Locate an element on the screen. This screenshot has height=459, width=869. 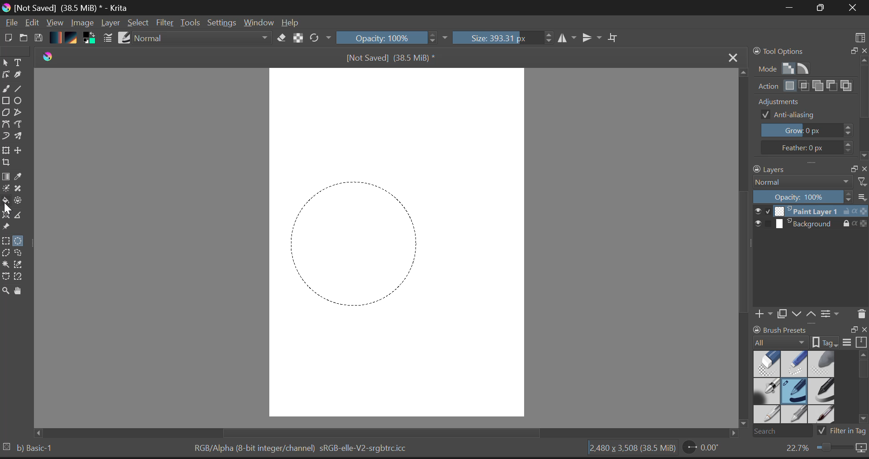
Reference Images is located at coordinates (7, 228).